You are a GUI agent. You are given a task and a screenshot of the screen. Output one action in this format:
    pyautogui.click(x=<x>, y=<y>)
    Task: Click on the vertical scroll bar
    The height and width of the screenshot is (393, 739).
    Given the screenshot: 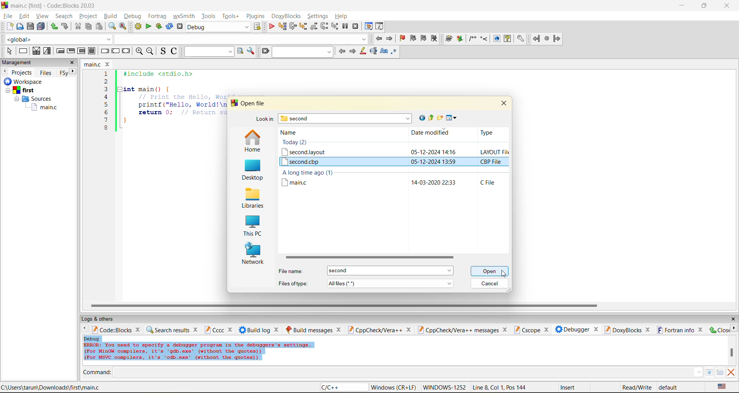 What is the action you would take?
    pyautogui.click(x=731, y=352)
    